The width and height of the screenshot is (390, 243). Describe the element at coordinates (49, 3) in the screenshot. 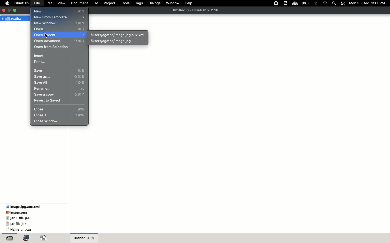

I see `edit` at that location.